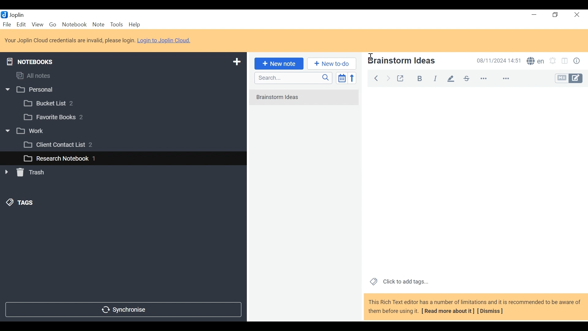  Describe the element at coordinates (278, 63) in the screenshot. I see `New note` at that location.